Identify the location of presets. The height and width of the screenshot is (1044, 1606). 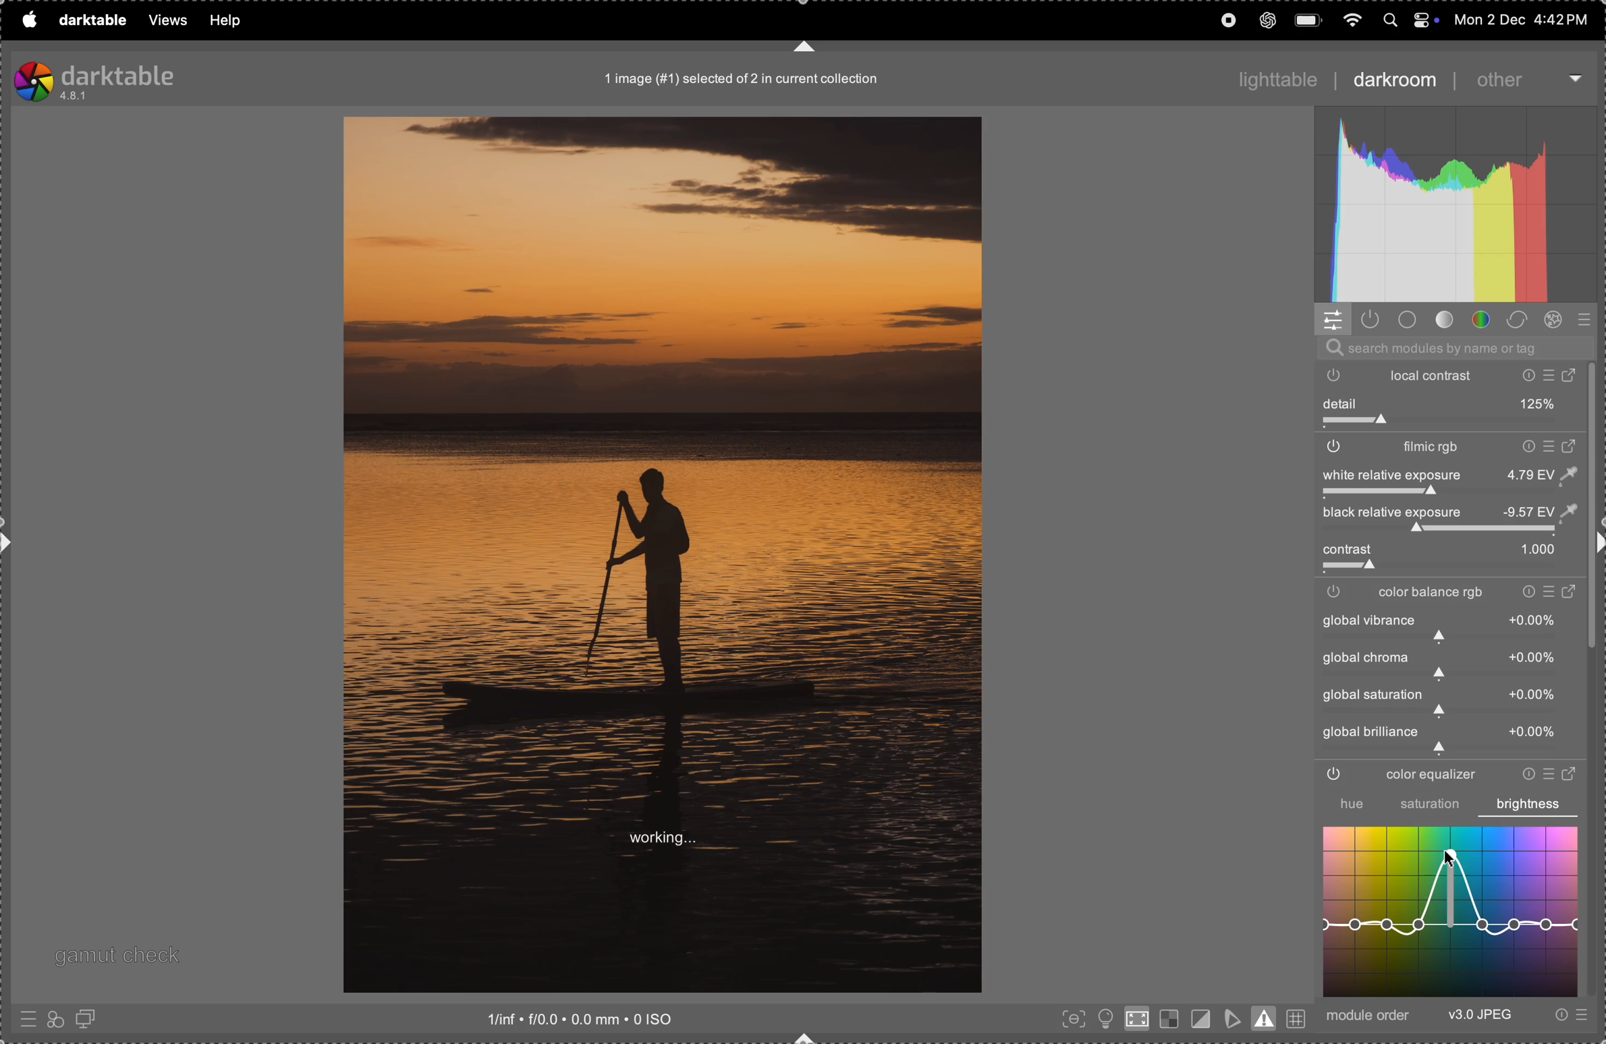
(26, 1022).